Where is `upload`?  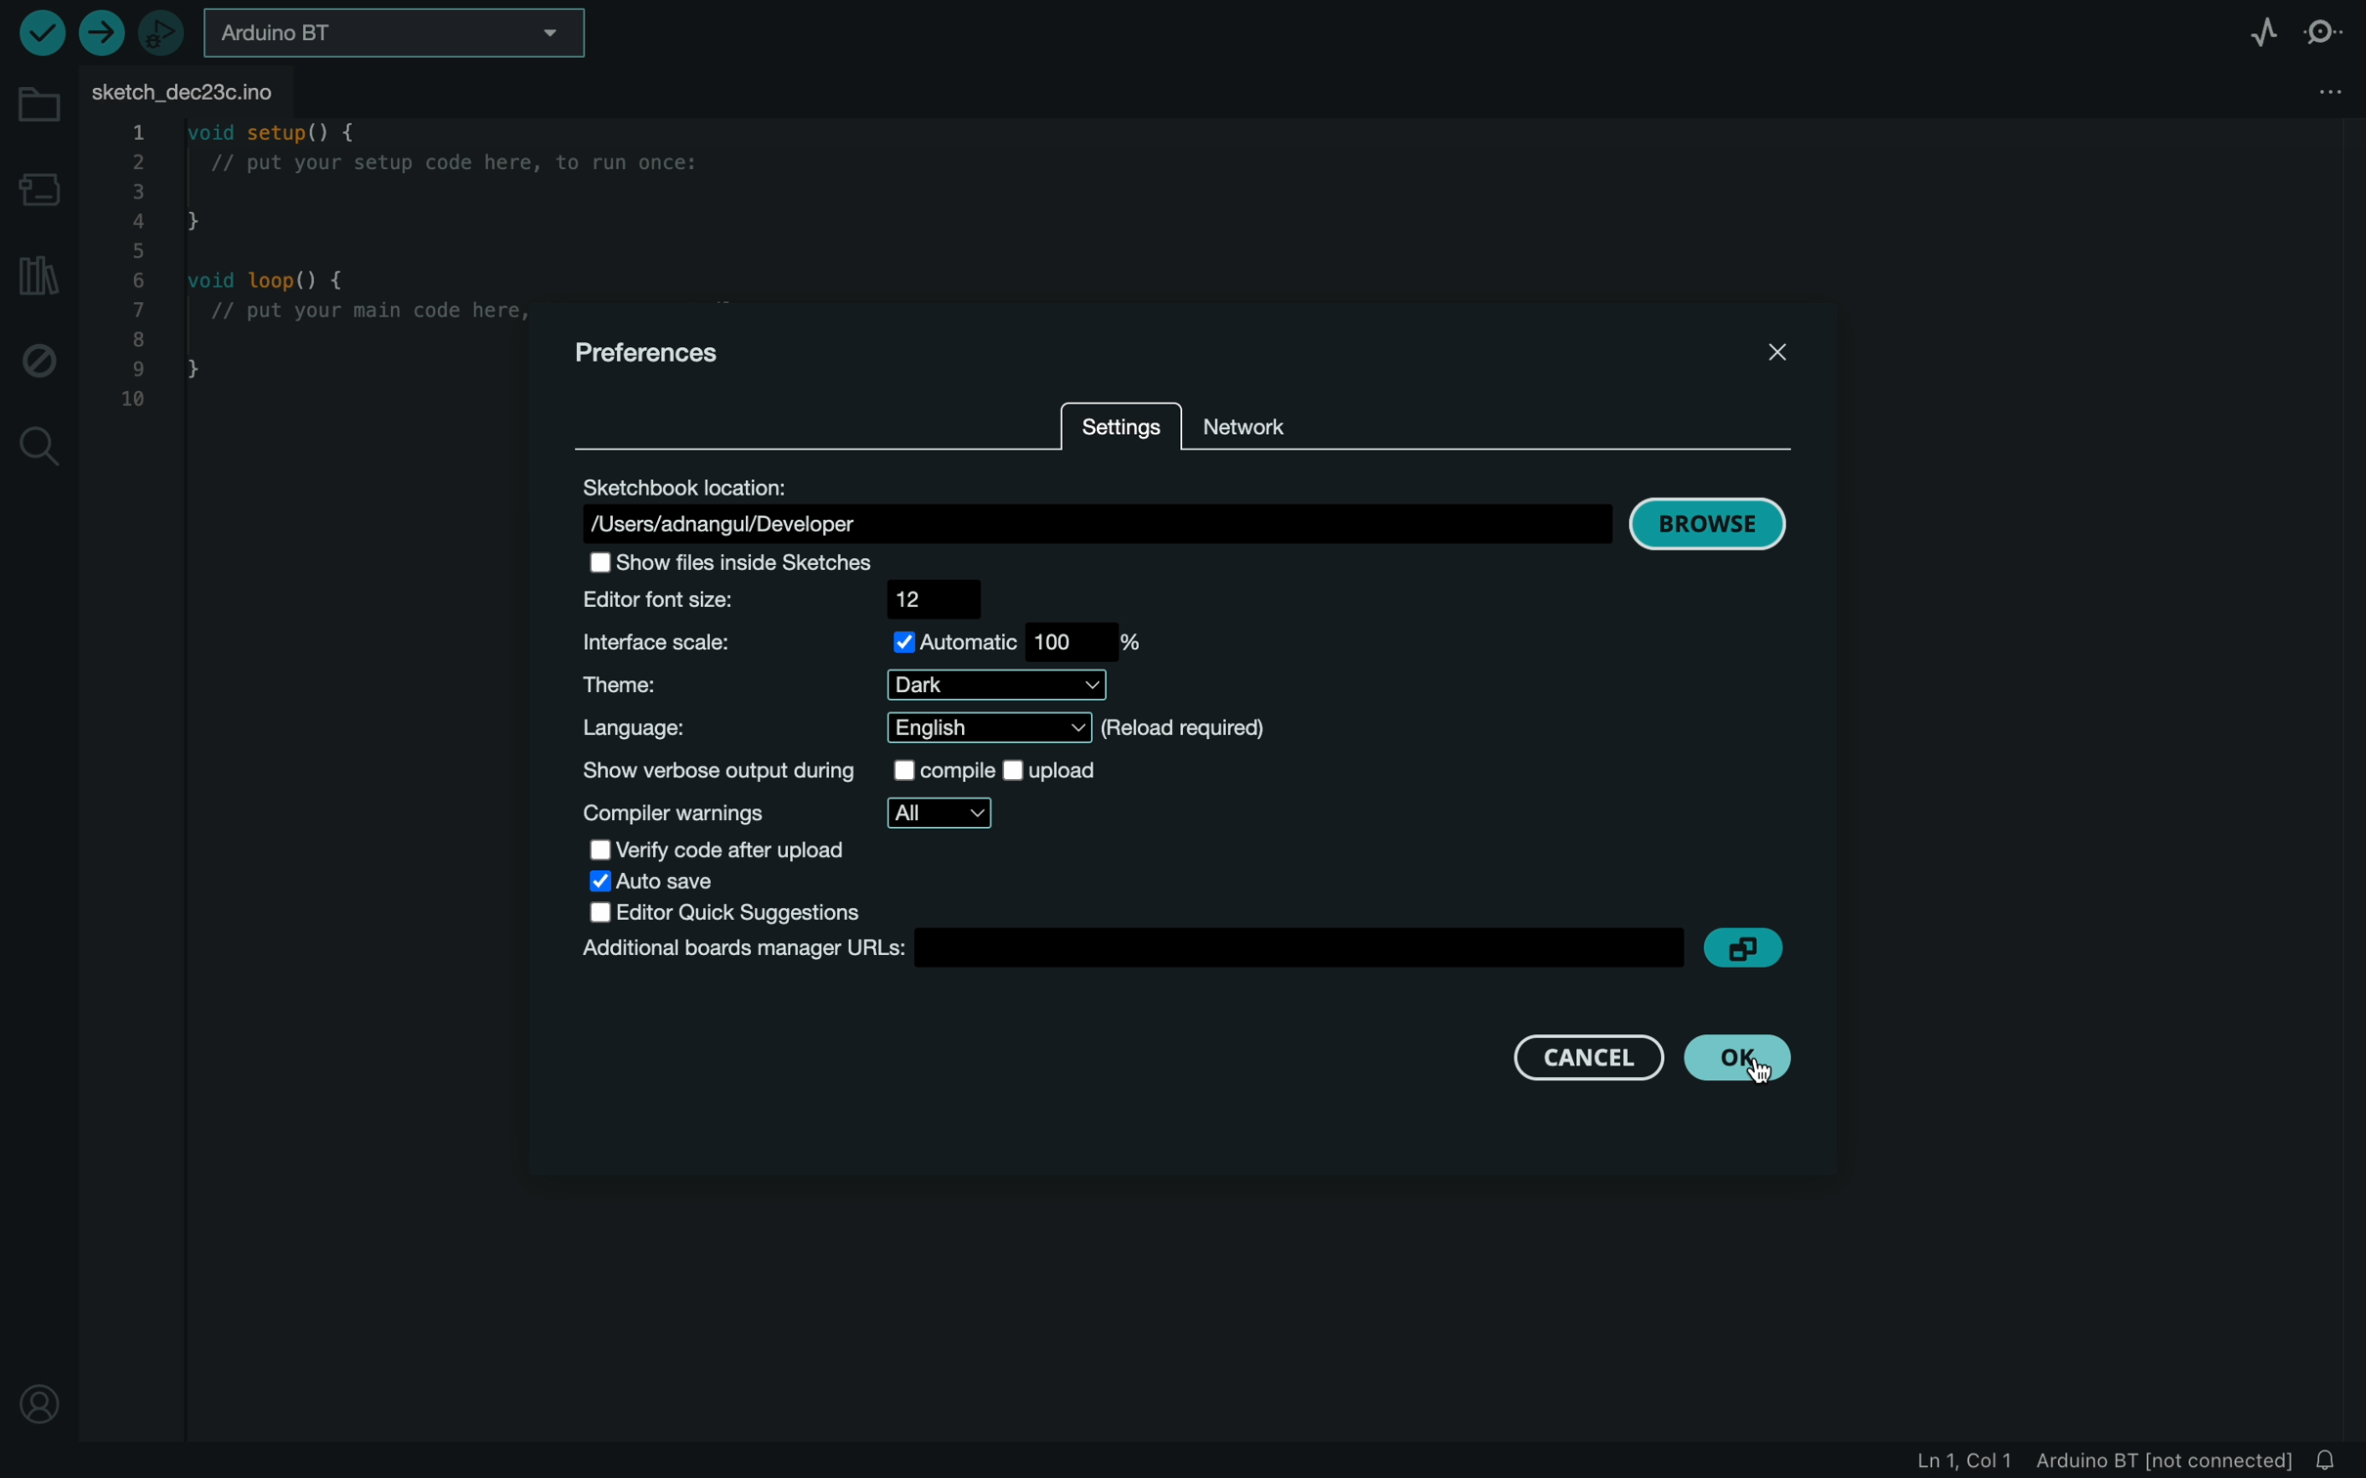
upload is located at coordinates (107, 36).